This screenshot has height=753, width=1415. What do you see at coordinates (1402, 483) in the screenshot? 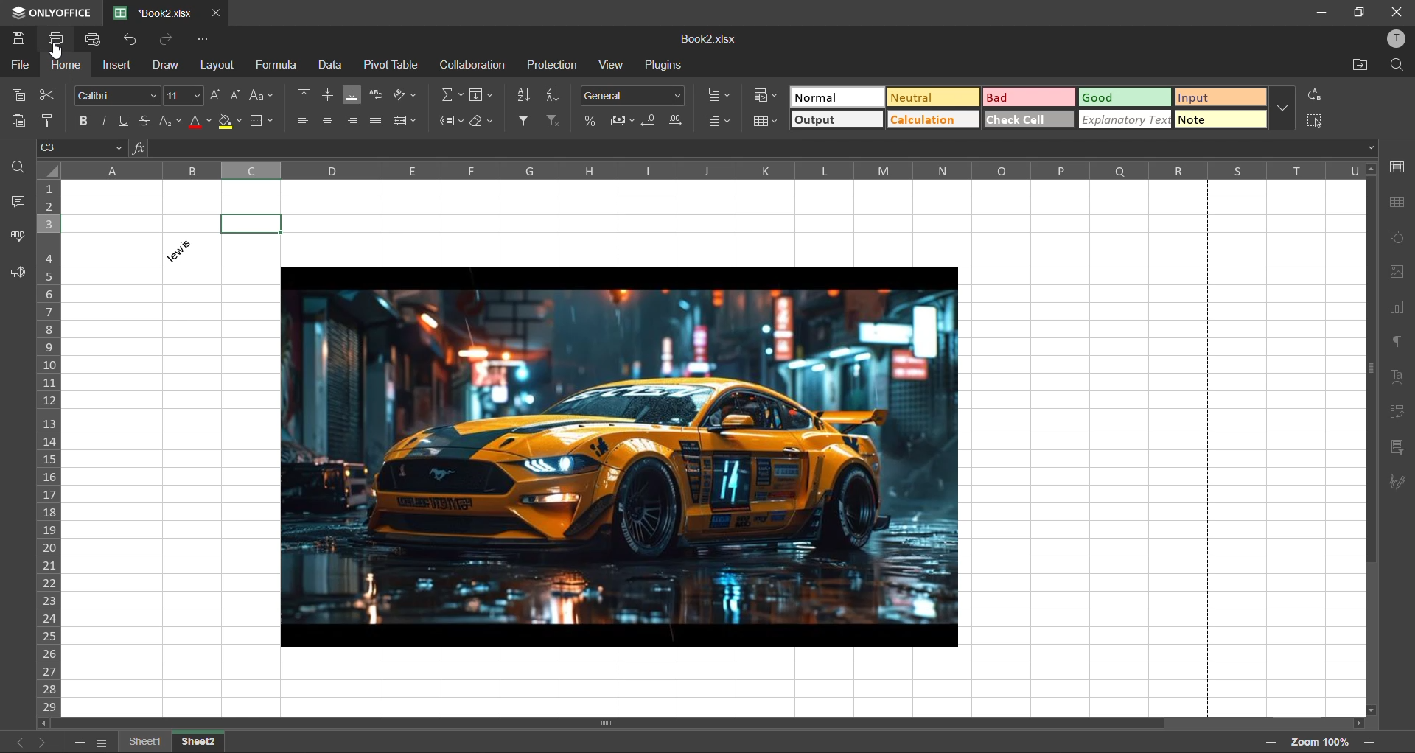
I see `signature` at bounding box center [1402, 483].